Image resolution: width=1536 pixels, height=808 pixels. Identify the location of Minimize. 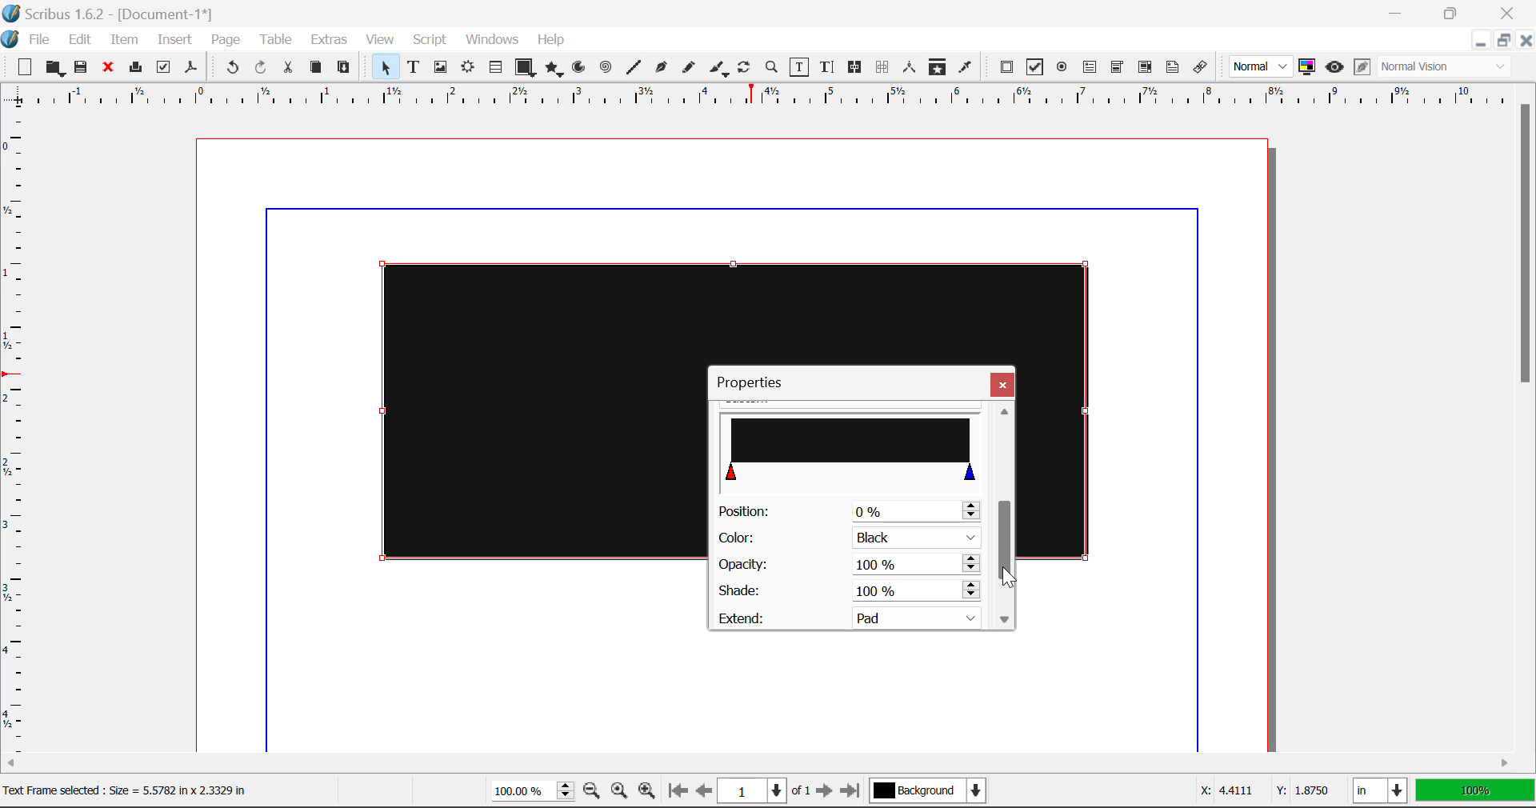
(1451, 11).